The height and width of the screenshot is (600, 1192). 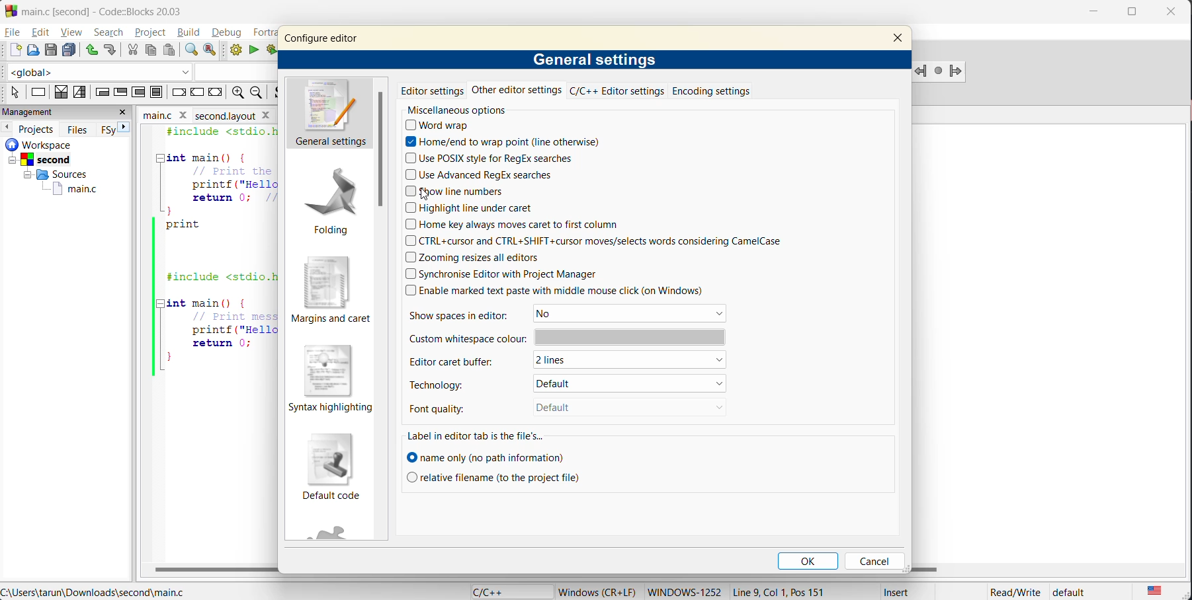 I want to click on paste, so click(x=169, y=52).